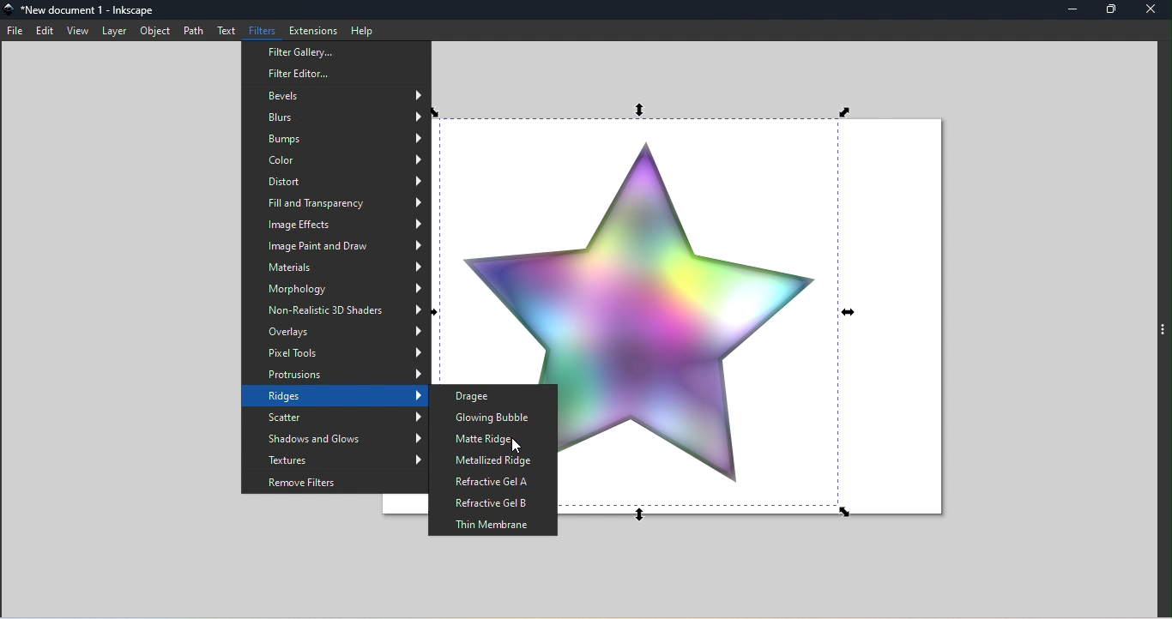 The image size is (1172, 619). What do you see at coordinates (760, 316) in the screenshot?
I see `Canvas` at bounding box center [760, 316].